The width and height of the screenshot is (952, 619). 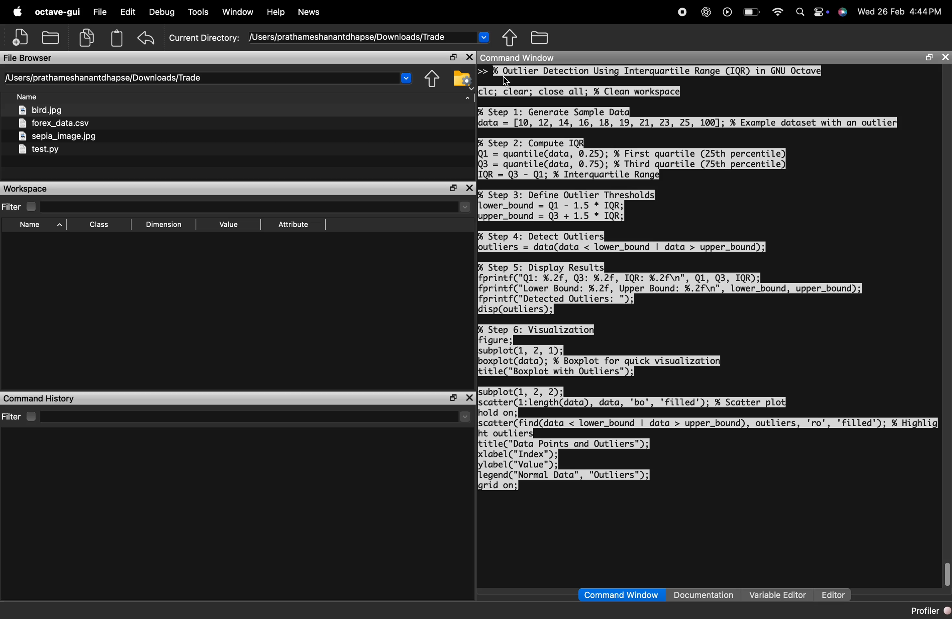 What do you see at coordinates (199, 12) in the screenshot?
I see `Tools` at bounding box center [199, 12].